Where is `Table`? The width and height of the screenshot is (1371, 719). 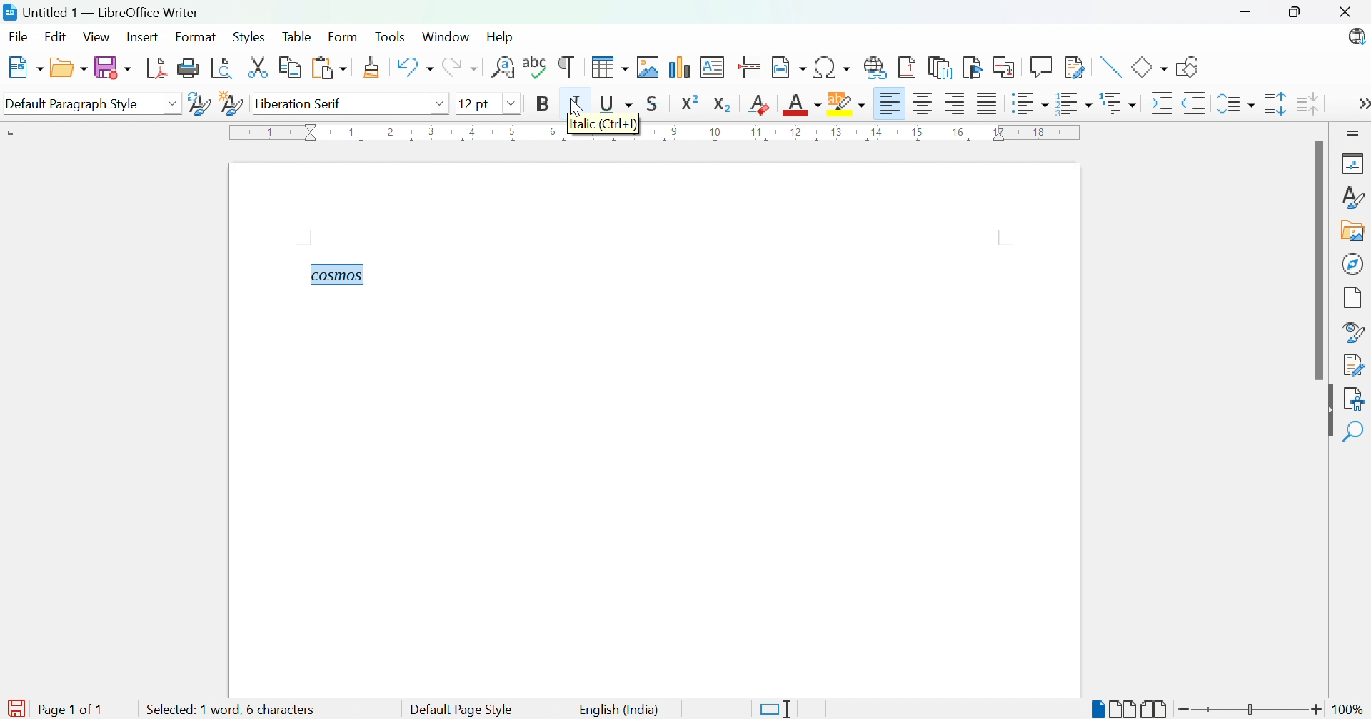
Table is located at coordinates (299, 37).